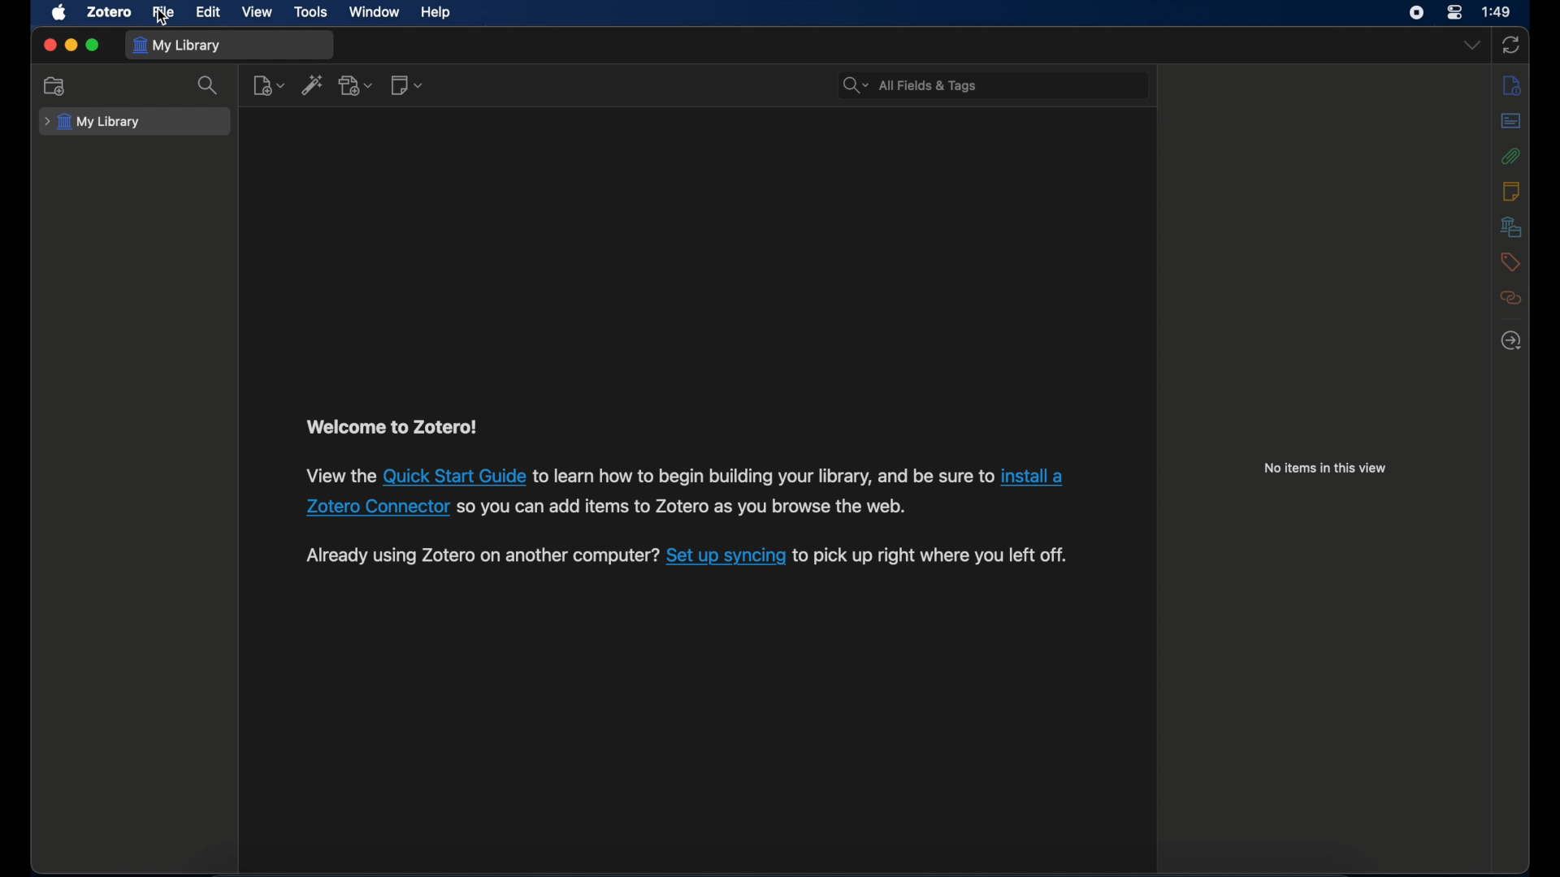 Image resolution: width=1560 pixels, height=877 pixels. I want to click on new item, so click(269, 85).